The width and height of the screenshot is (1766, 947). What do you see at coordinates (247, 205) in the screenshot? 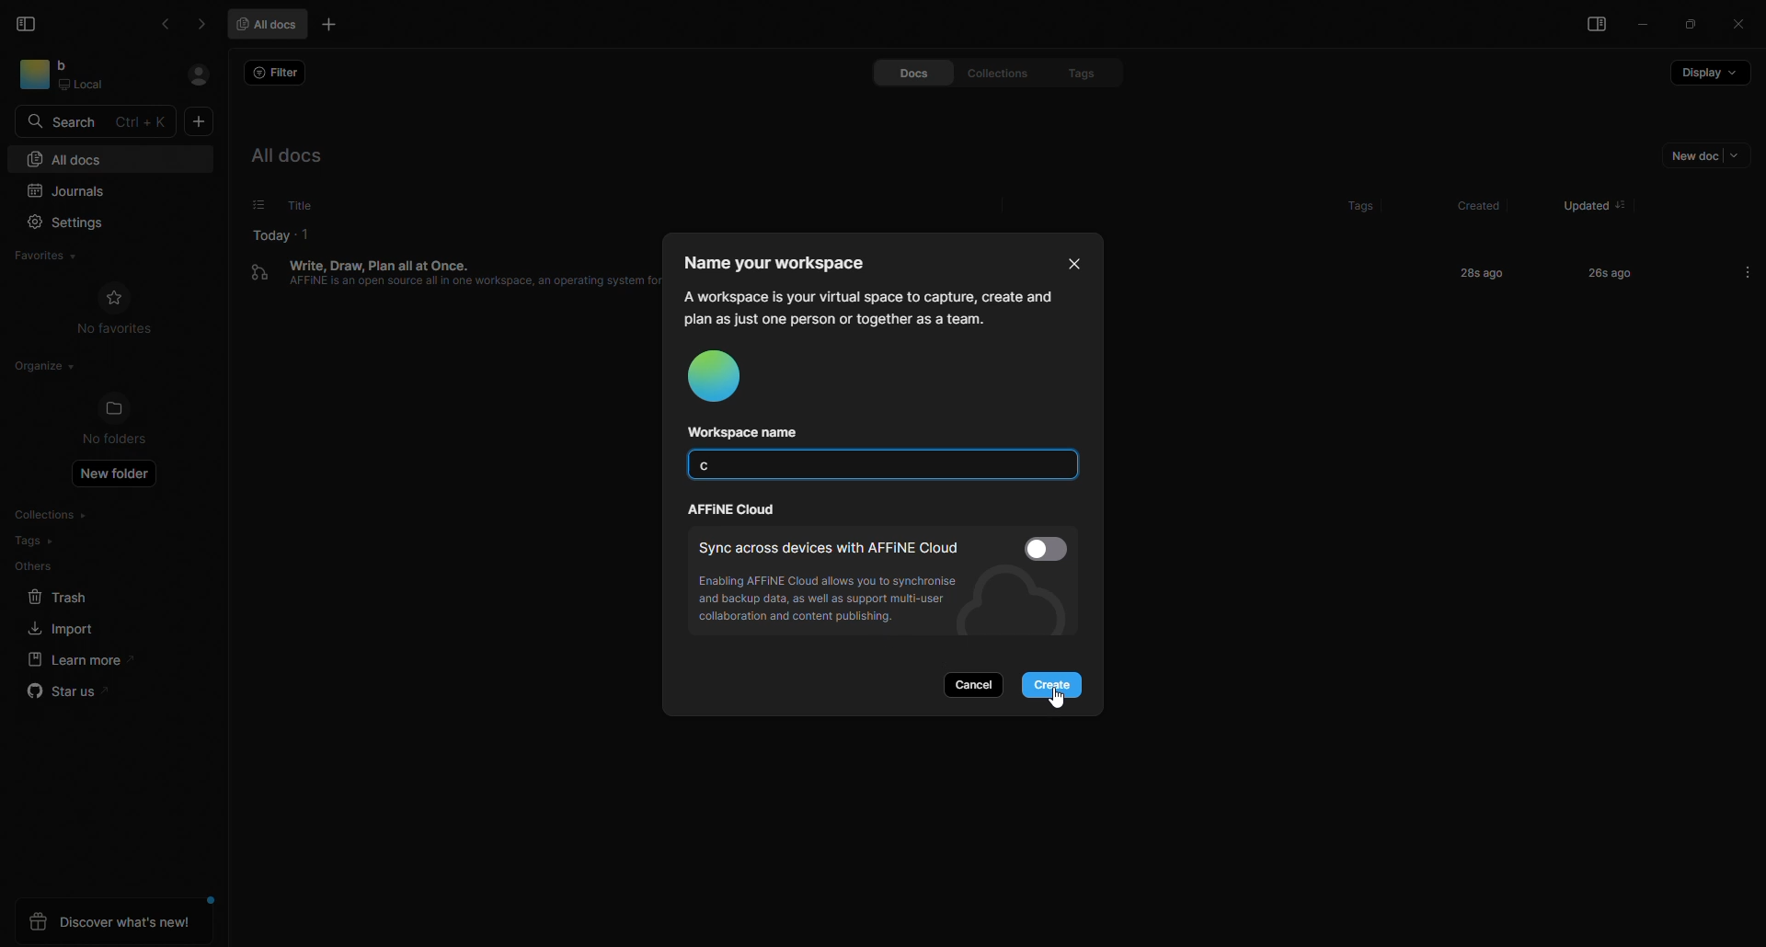
I see `select` at bounding box center [247, 205].